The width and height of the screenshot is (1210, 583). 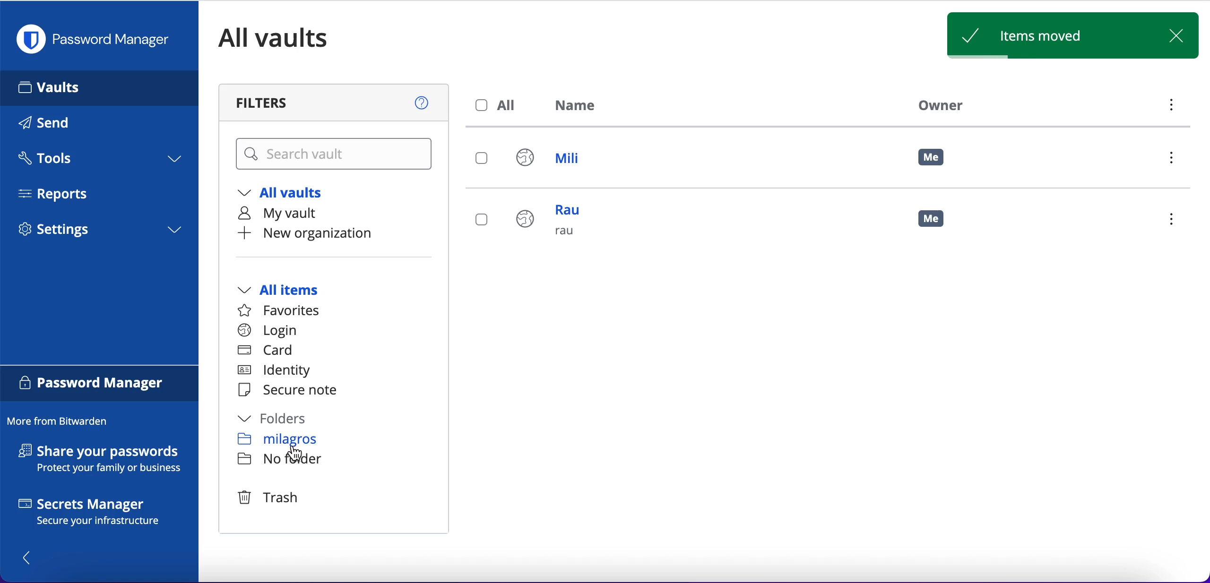 I want to click on menu, so click(x=1175, y=221).